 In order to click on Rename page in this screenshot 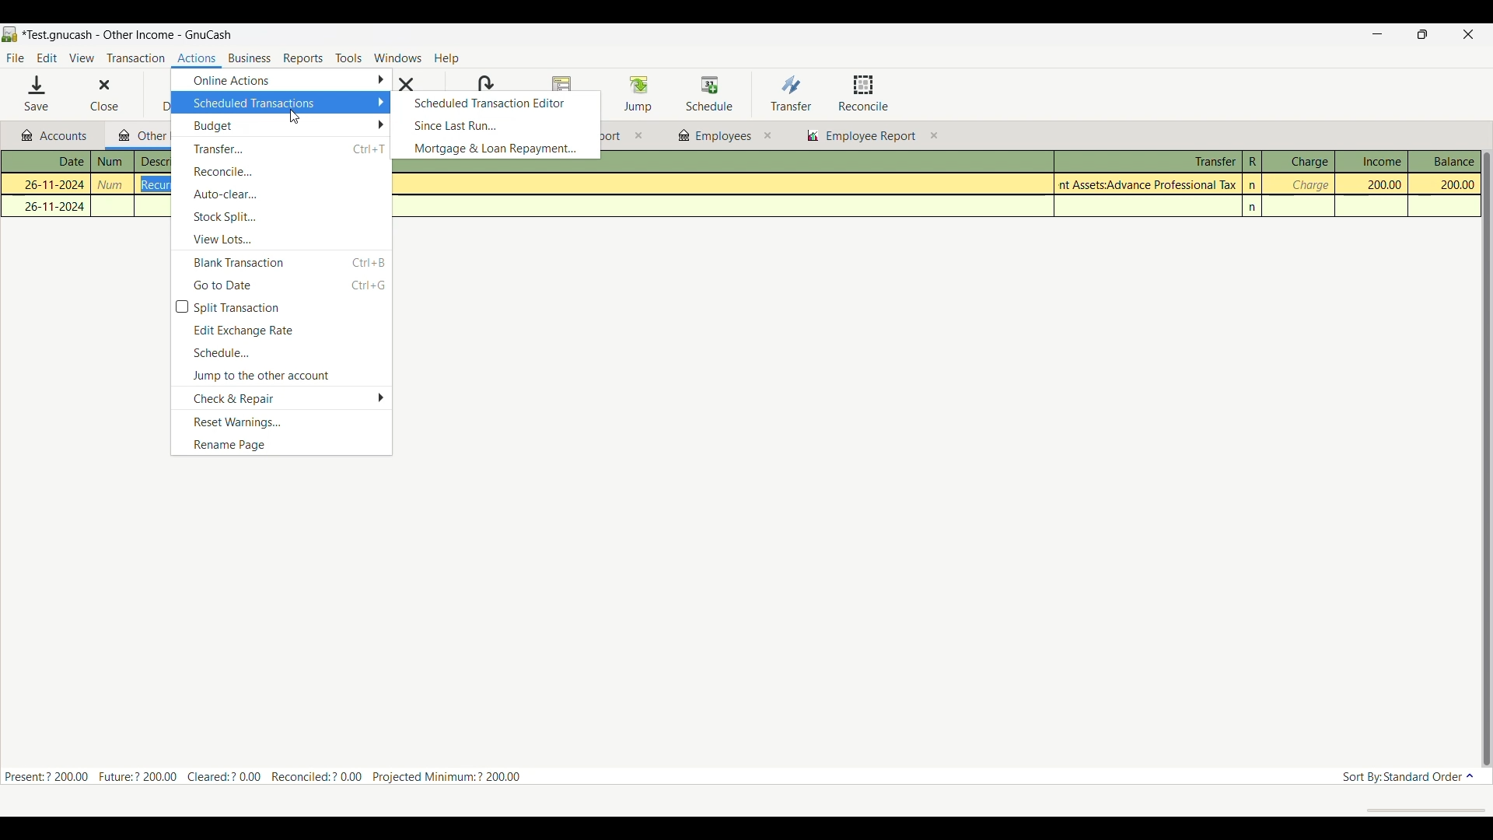, I will do `click(281, 445)`.